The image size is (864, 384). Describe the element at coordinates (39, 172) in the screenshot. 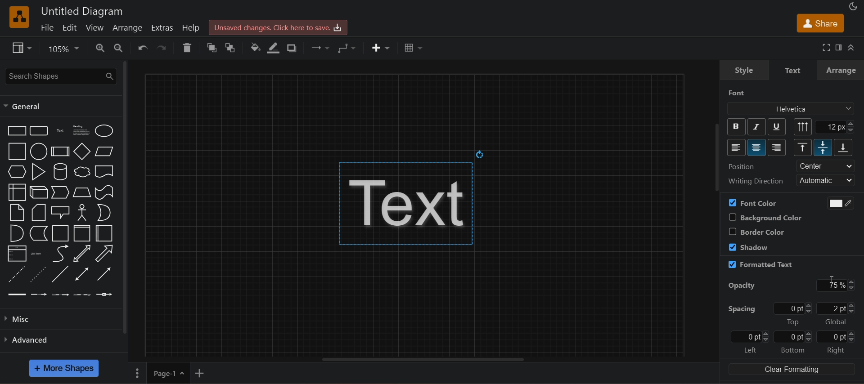

I see `triangle` at that location.